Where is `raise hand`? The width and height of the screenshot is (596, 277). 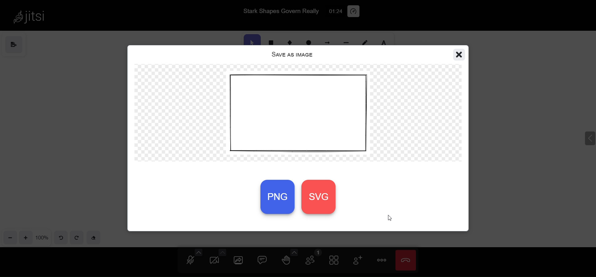
raise hand is located at coordinates (286, 261).